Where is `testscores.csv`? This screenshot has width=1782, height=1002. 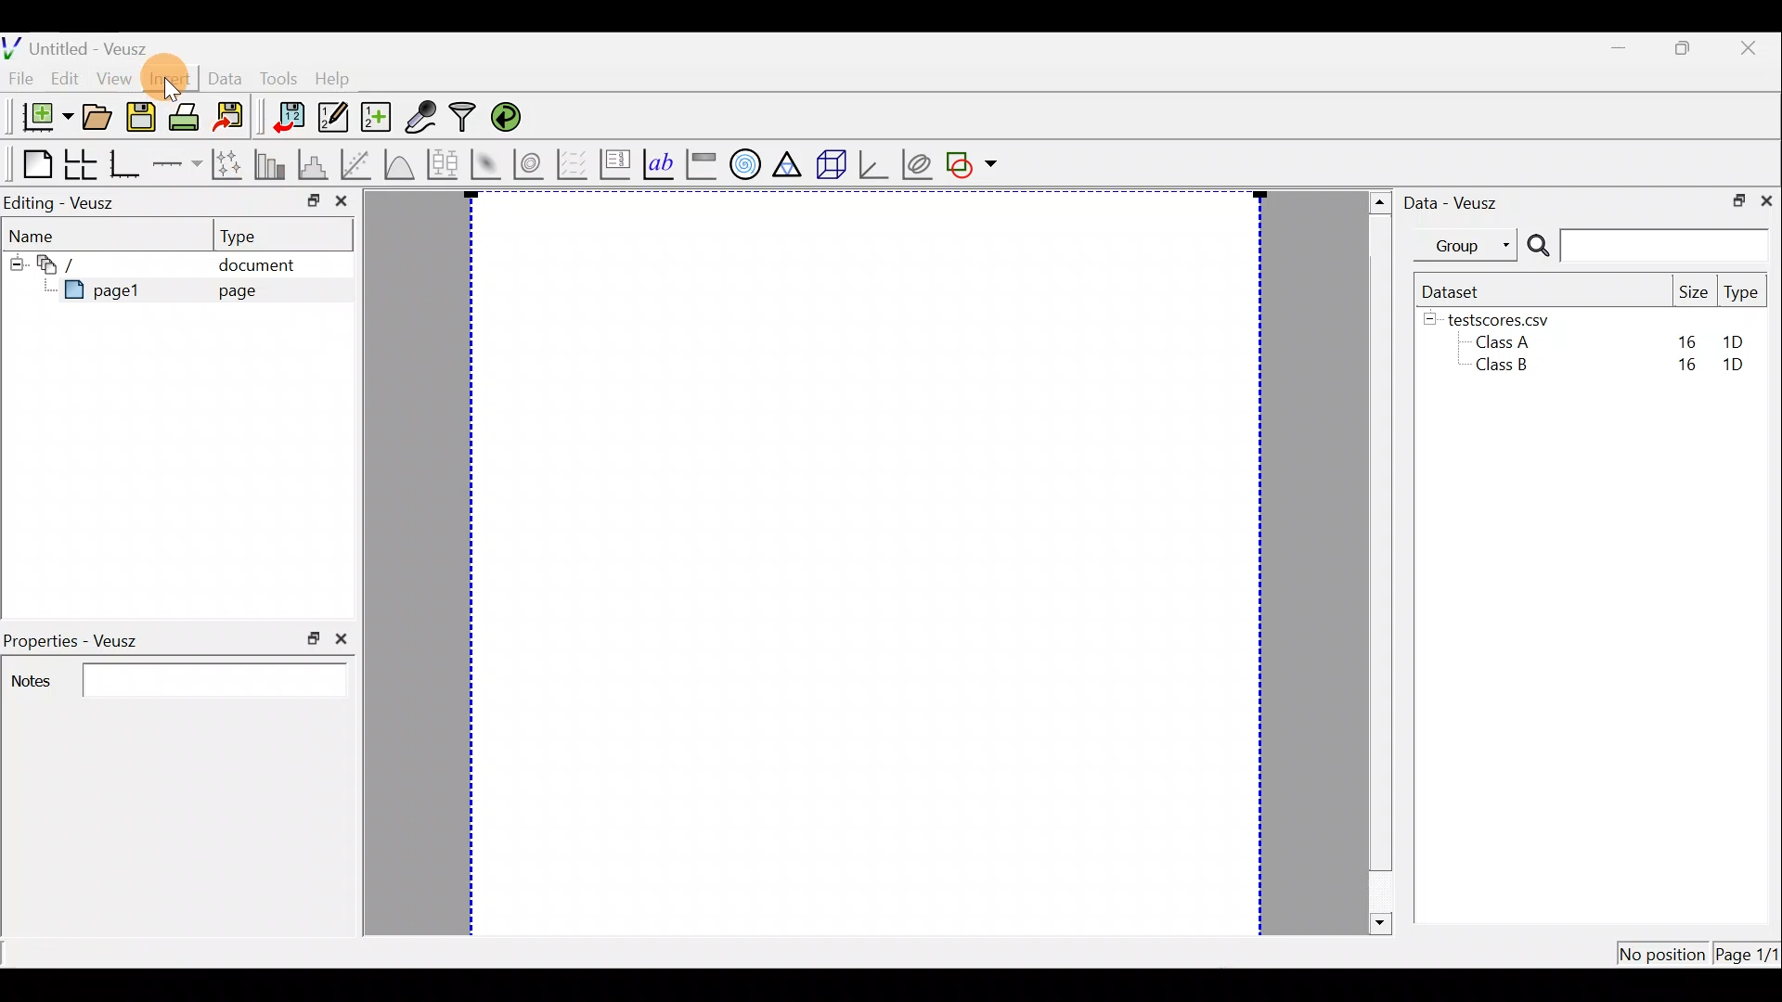 testscores.csv is located at coordinates (1509, 319).